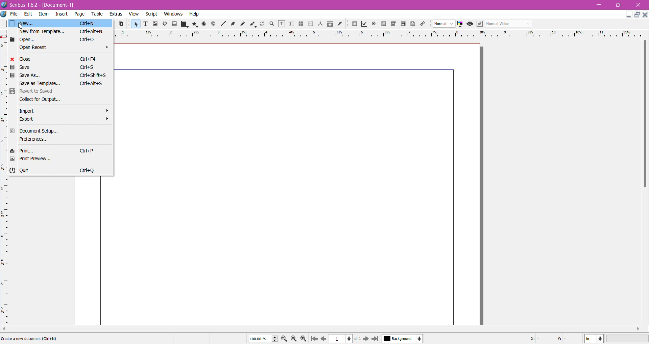  I want to click on Document Setup, so click(58, 131).